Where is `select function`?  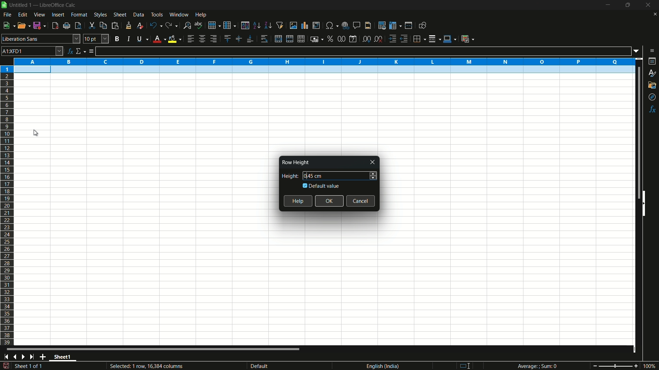
select function is located at coordinates (81, 51).